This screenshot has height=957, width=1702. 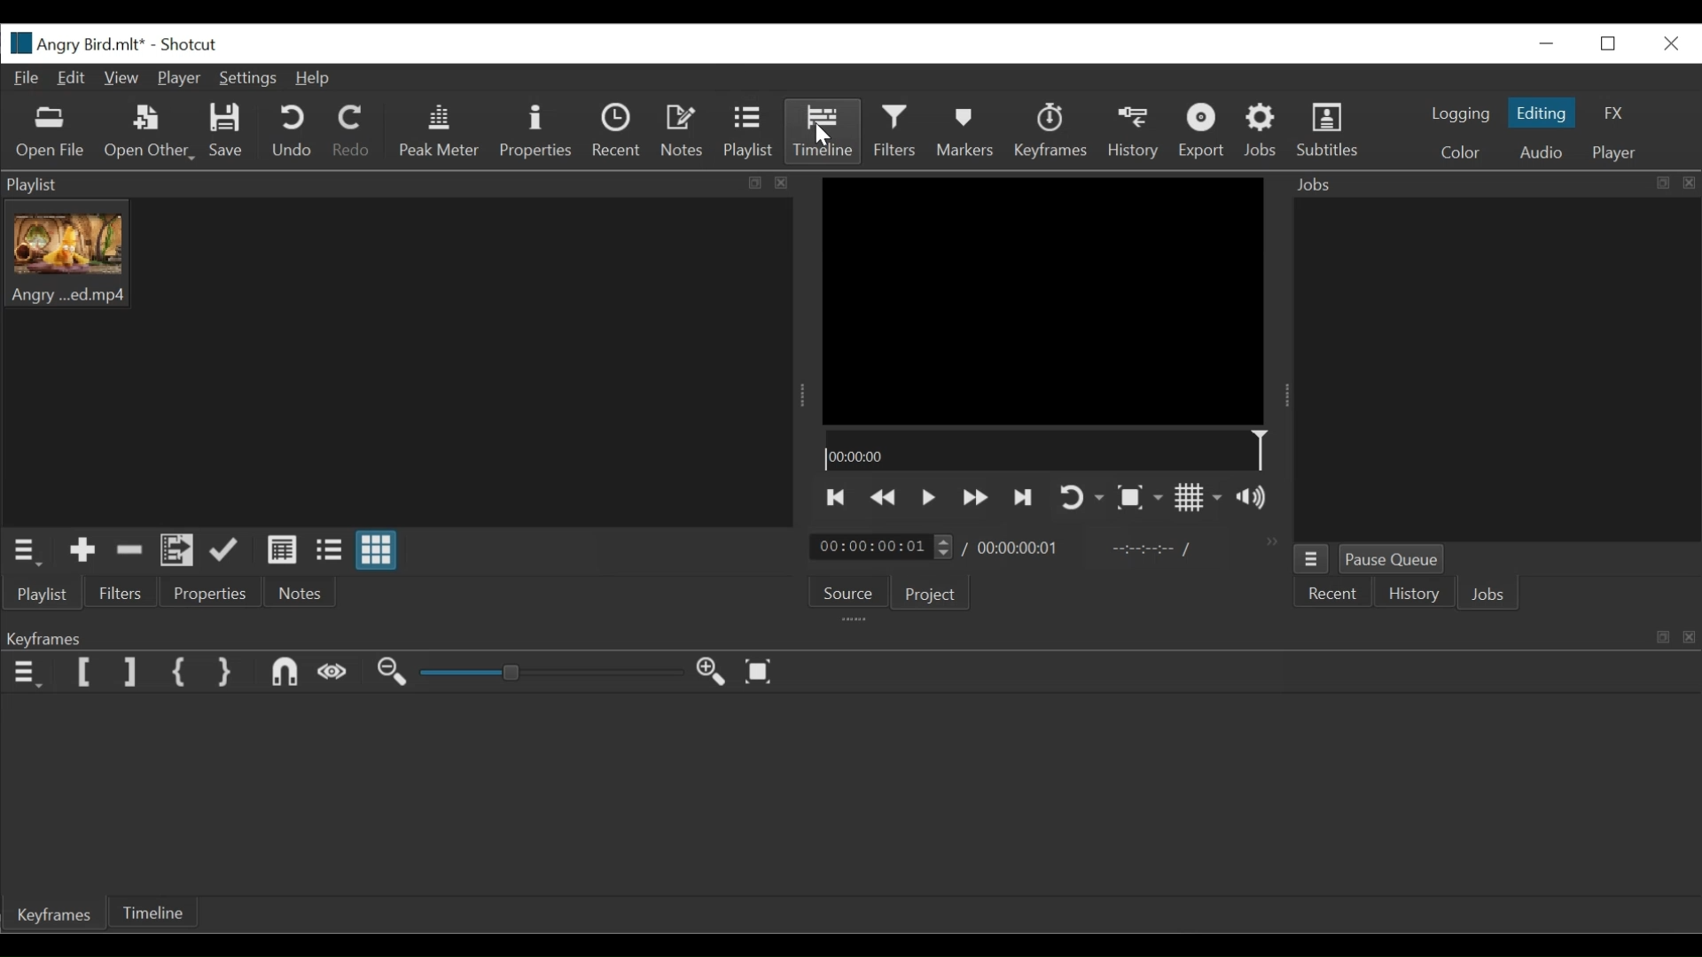 What do you see at coordinates (1614, 113) in the screenshot?
I see `FX` at bounding box center [1614, 113].